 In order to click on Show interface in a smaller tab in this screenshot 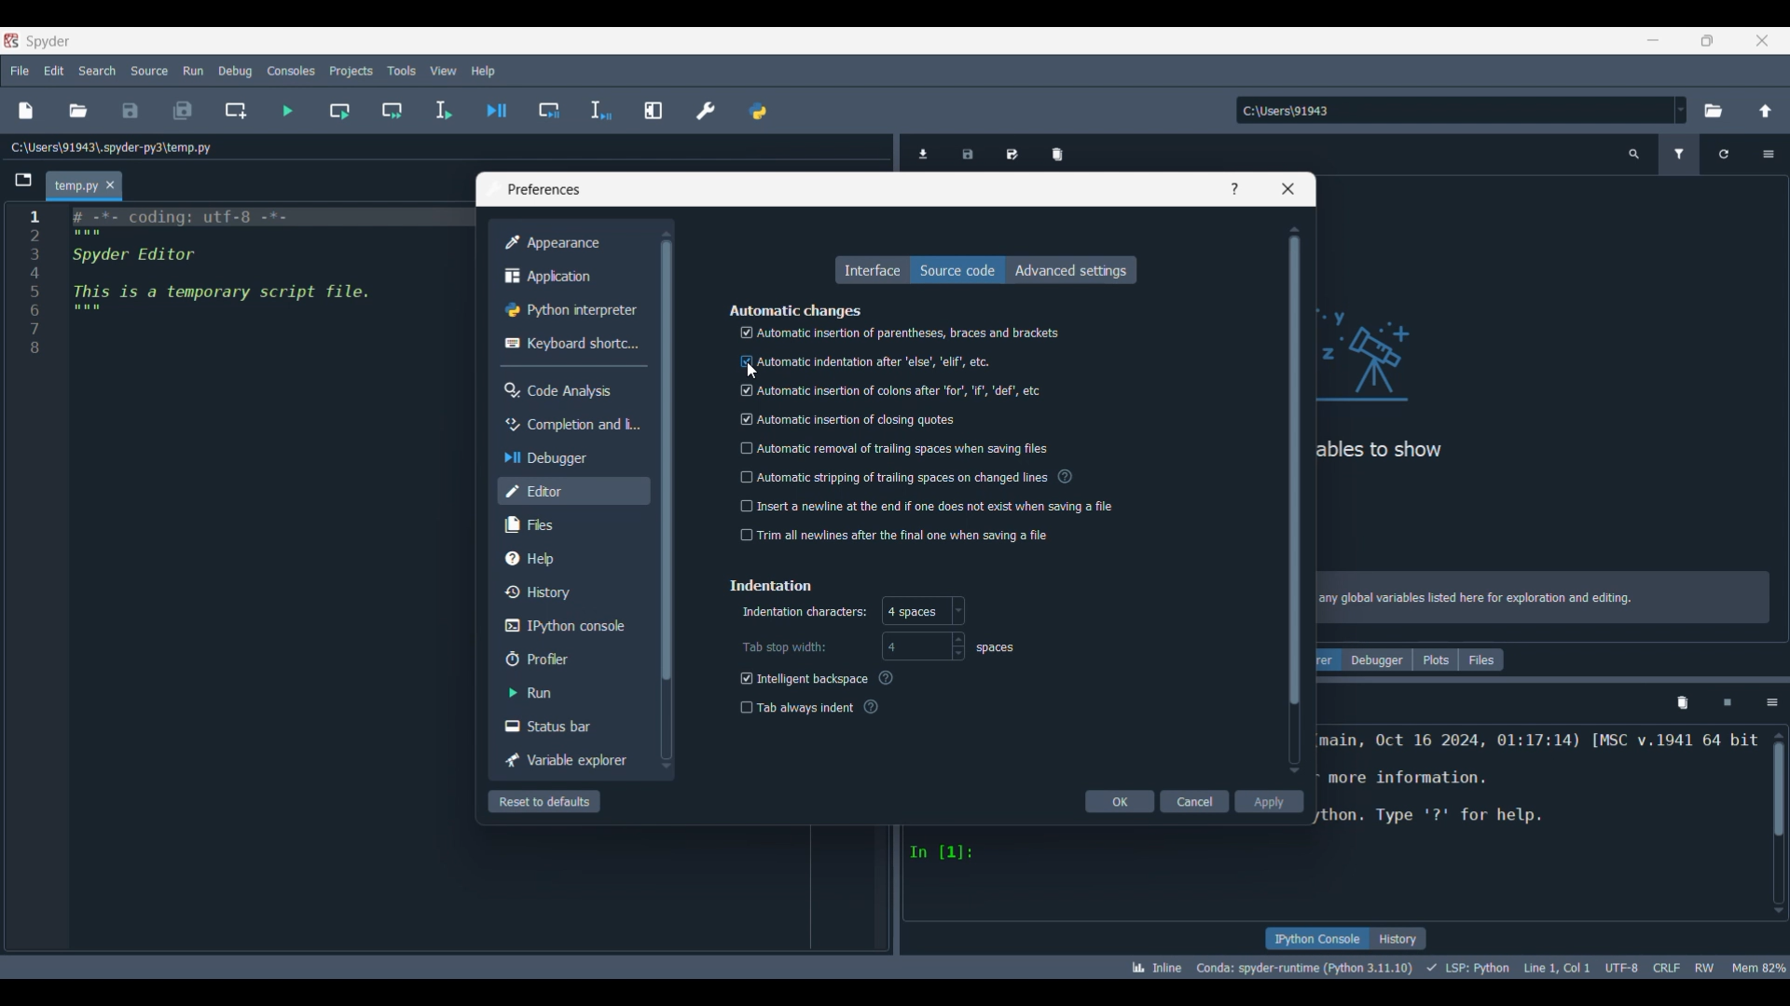, I will do `click(1707, 40)`.